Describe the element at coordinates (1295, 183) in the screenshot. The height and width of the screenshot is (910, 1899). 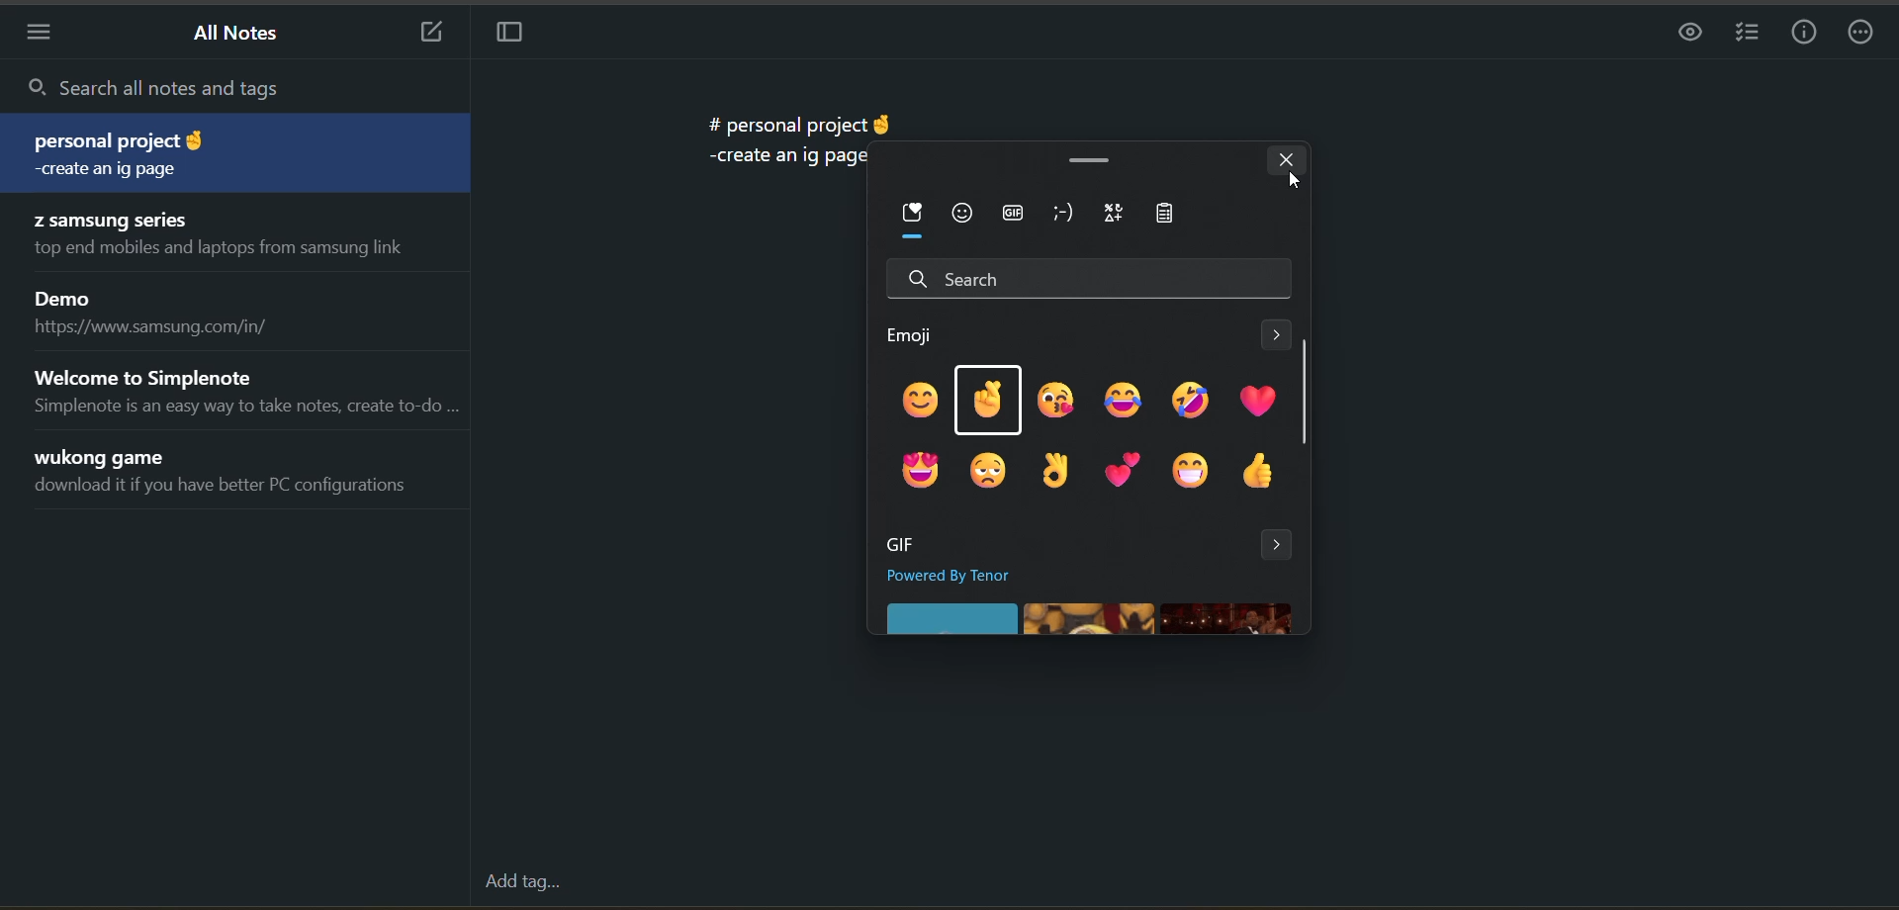
I see `cursor` at that location.